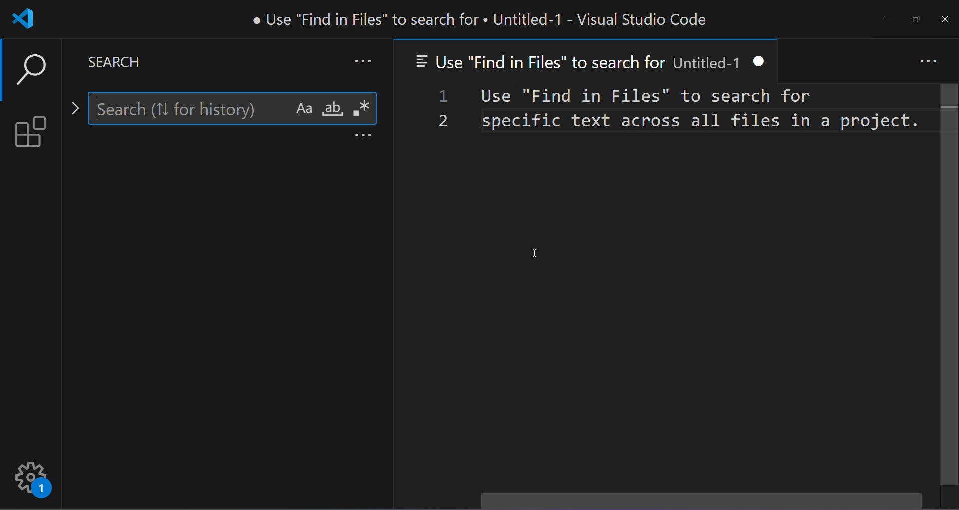  Describe the element at coordinates (362, 107) in the screenshot. I see `regular expression` at that location.